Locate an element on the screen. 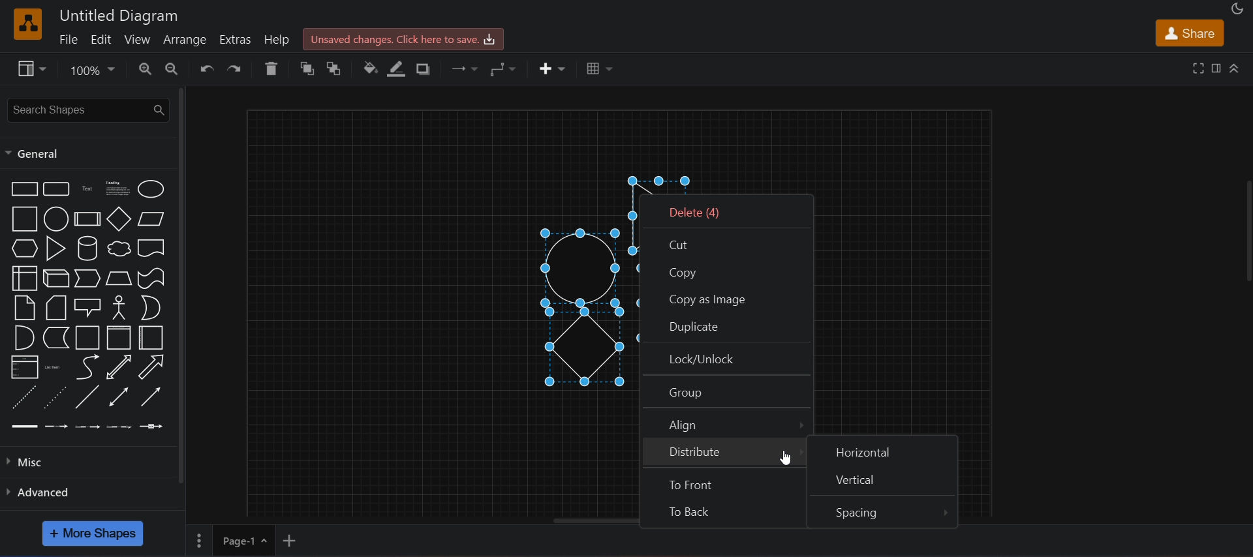 Image resolution: width=1253 pixels, height=557 pixels. or is located at coordinates (150, 307).